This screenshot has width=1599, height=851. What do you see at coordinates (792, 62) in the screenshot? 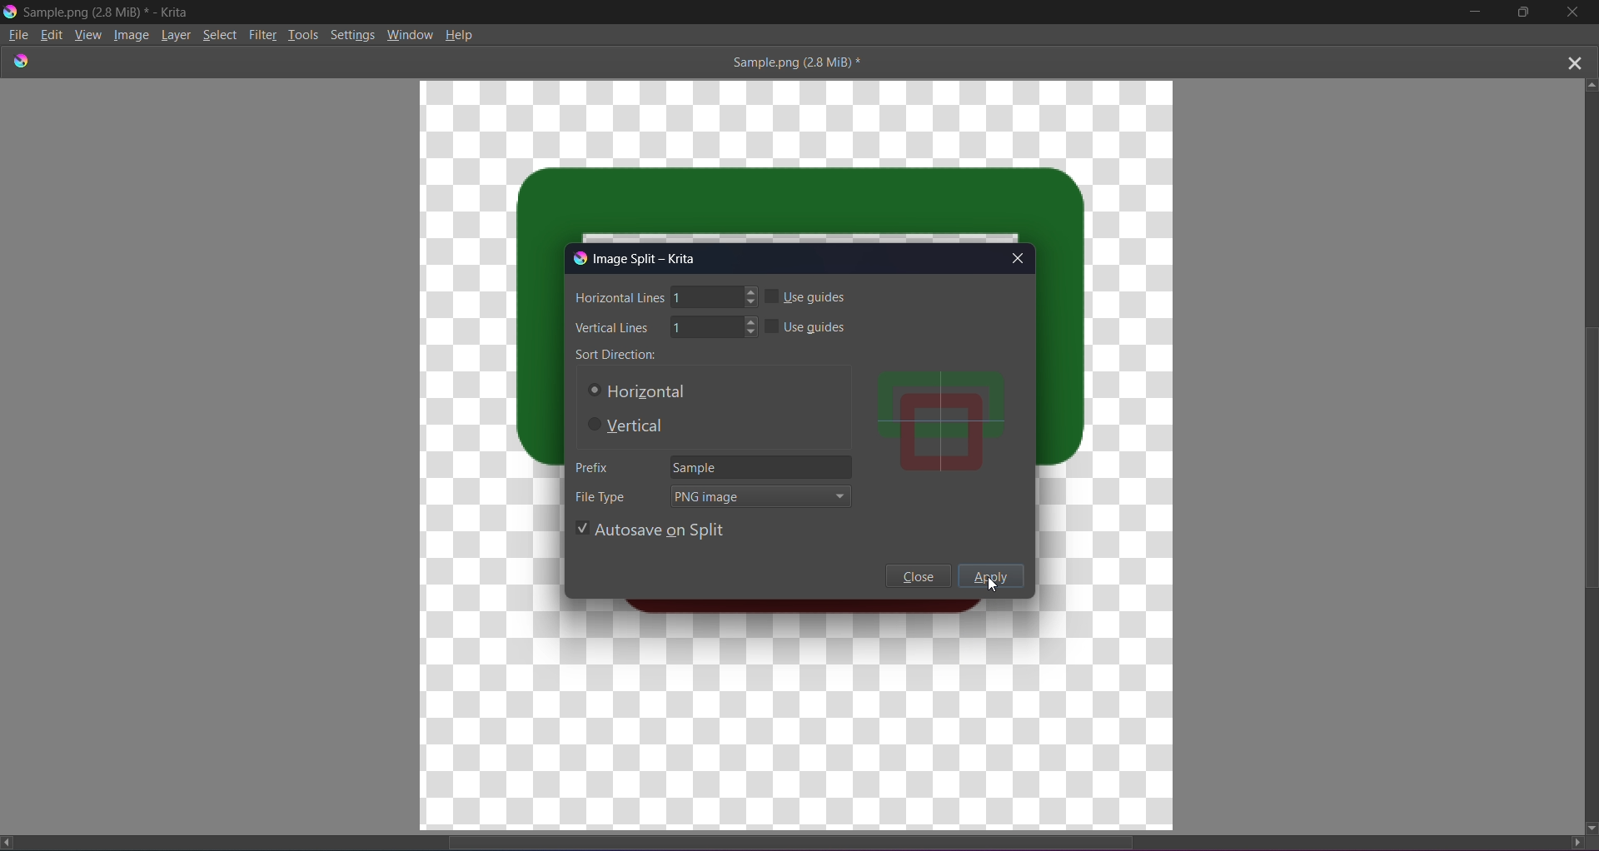
I see `Sample.png (2.8MiN)*` at bounding box center [792, 62].